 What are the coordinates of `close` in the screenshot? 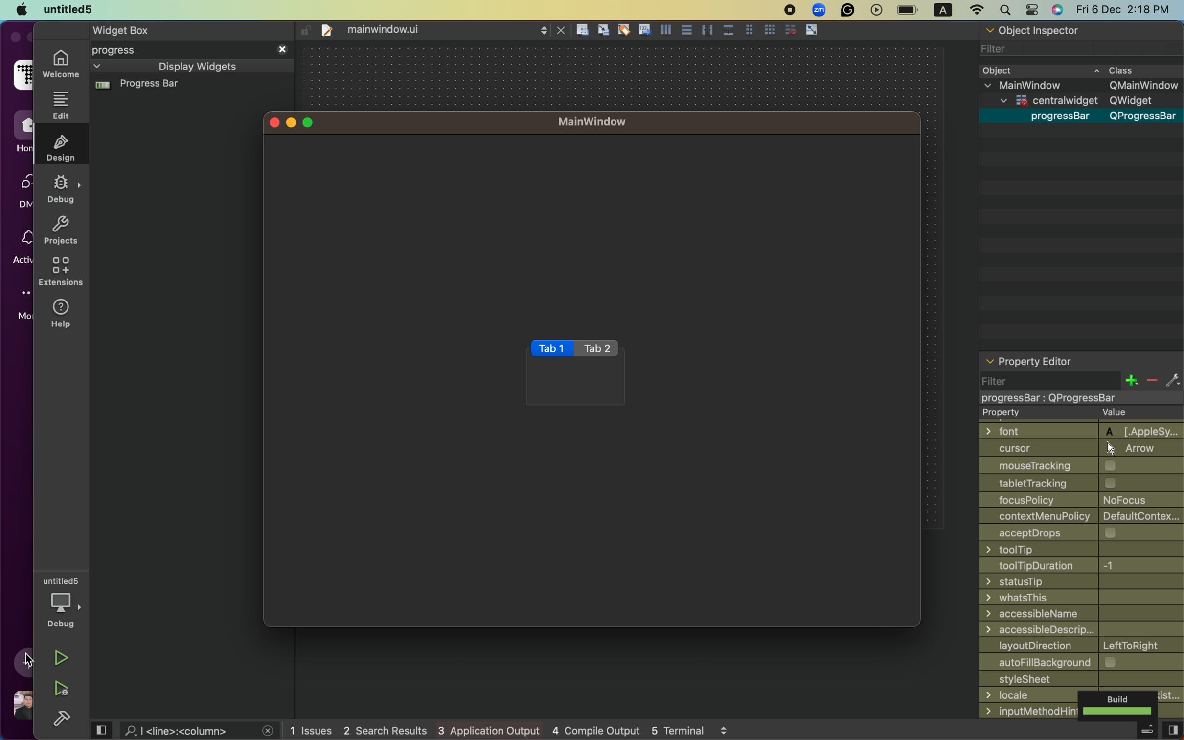 It's located at (561, 31).